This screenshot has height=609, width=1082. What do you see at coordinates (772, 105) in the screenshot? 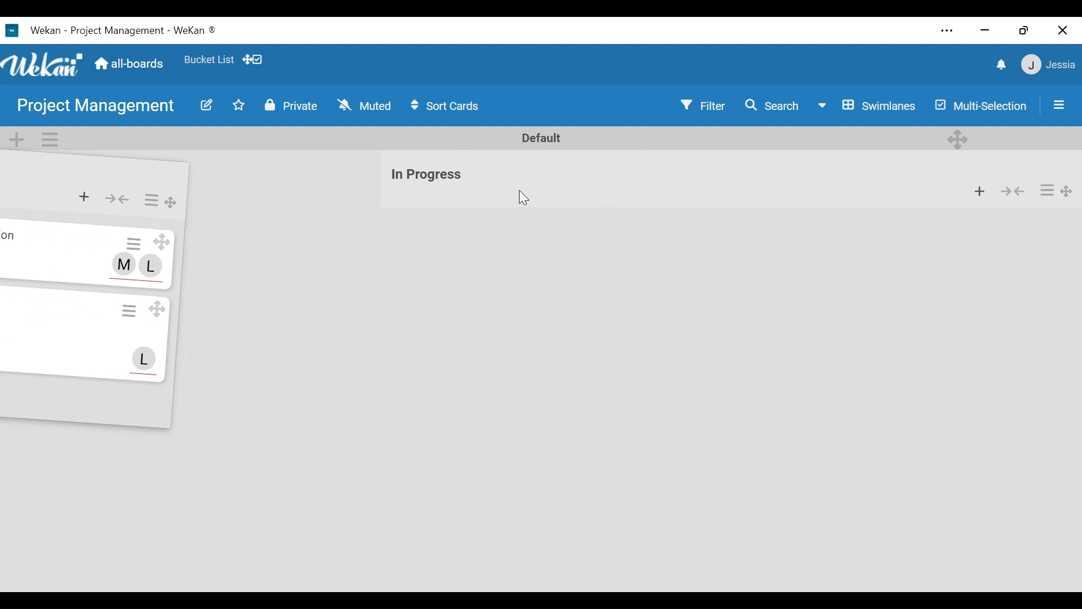
I see `Search` at bounding box center [772, 105].